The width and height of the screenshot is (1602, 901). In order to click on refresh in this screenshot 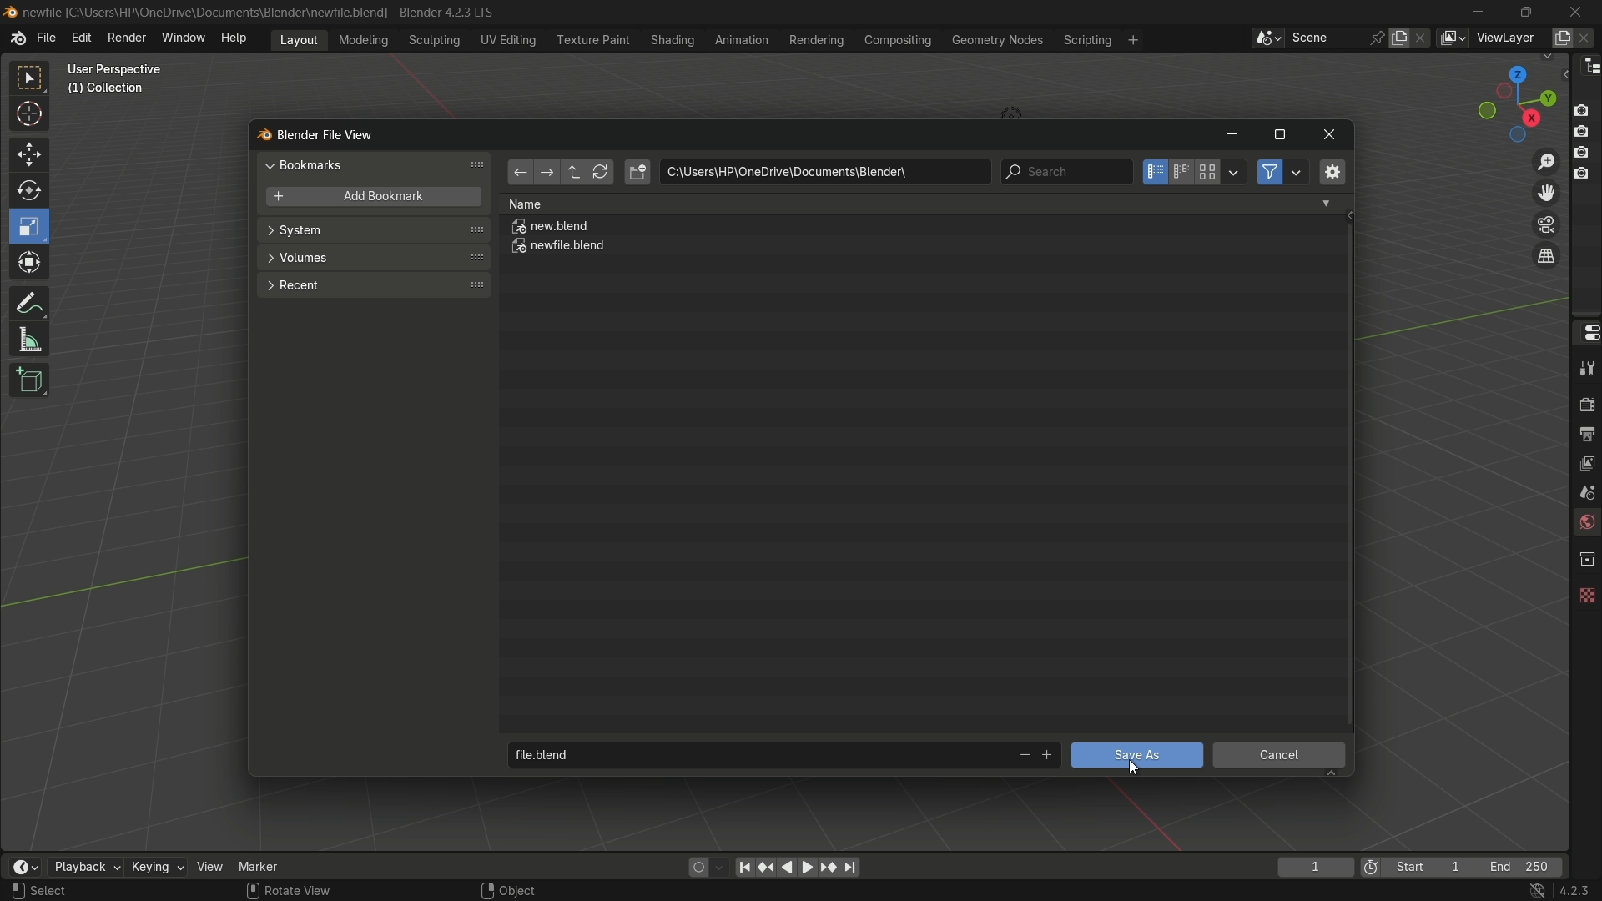, I will do `click(600, 173)`.